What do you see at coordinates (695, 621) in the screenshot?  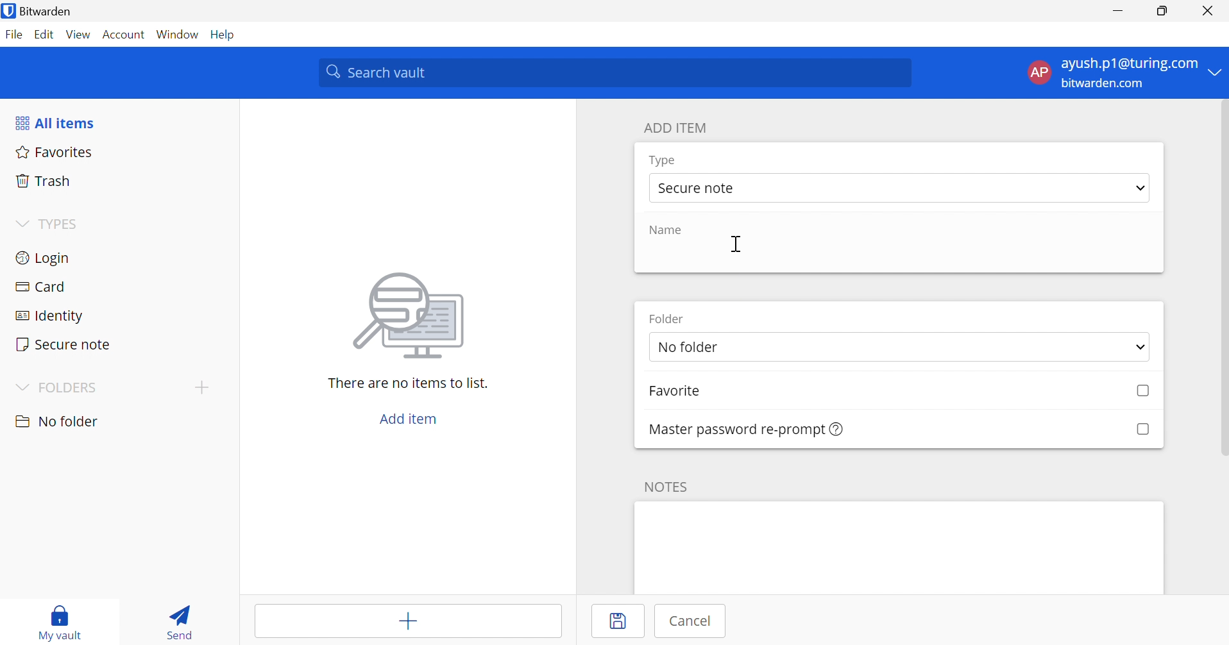 I see `Cancel` at bounding box center [695, 621].